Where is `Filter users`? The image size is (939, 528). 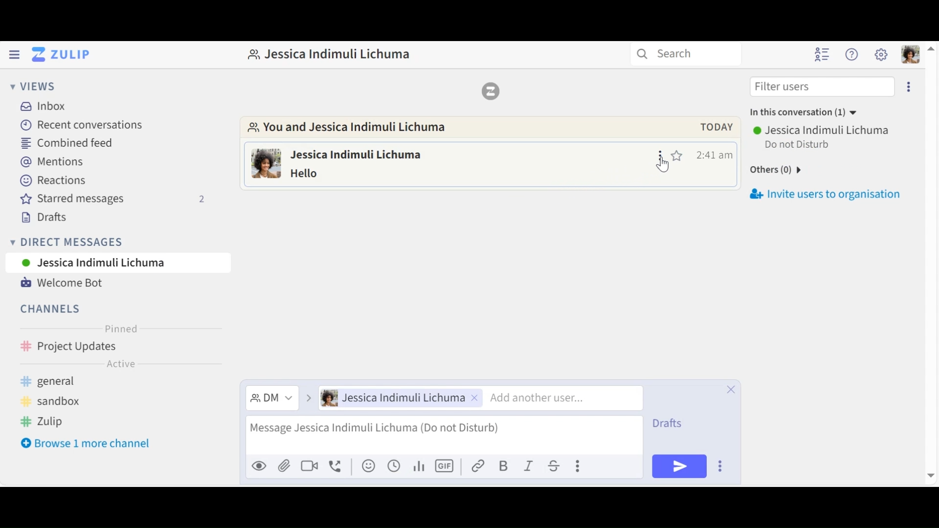
Filter users is located at coordinates (823, 86).